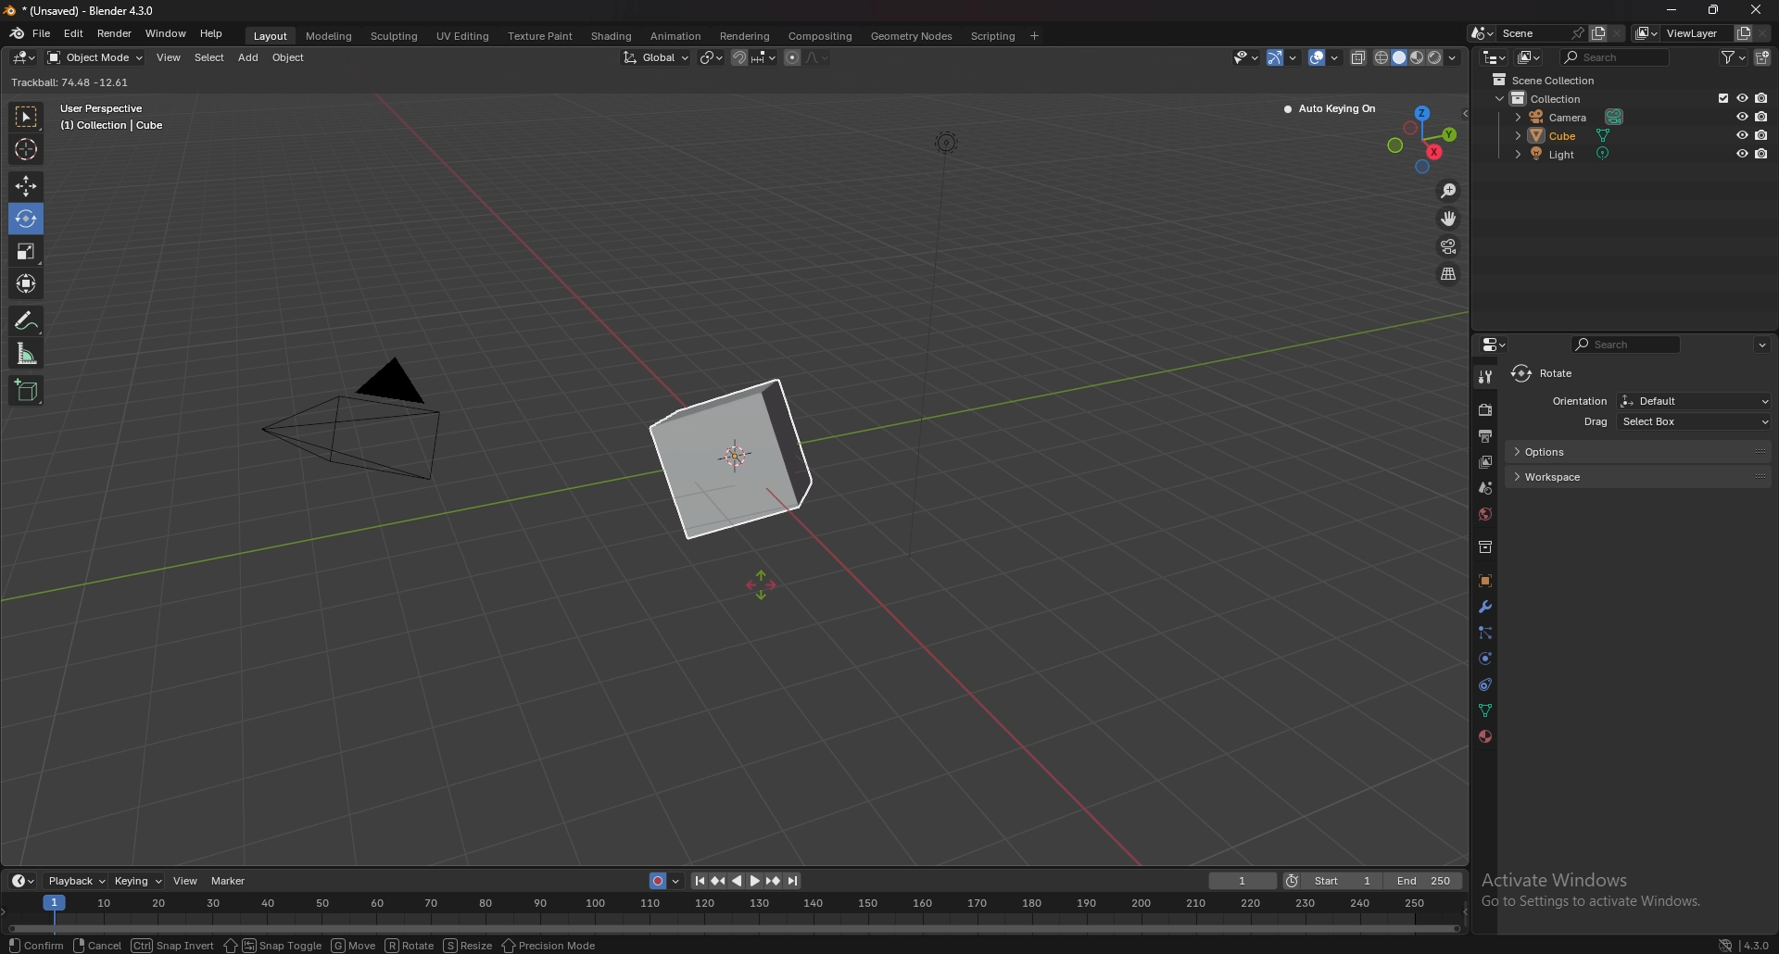 This screenshot has height=954, width=1779. I want to click on search, so click(1617, 57).